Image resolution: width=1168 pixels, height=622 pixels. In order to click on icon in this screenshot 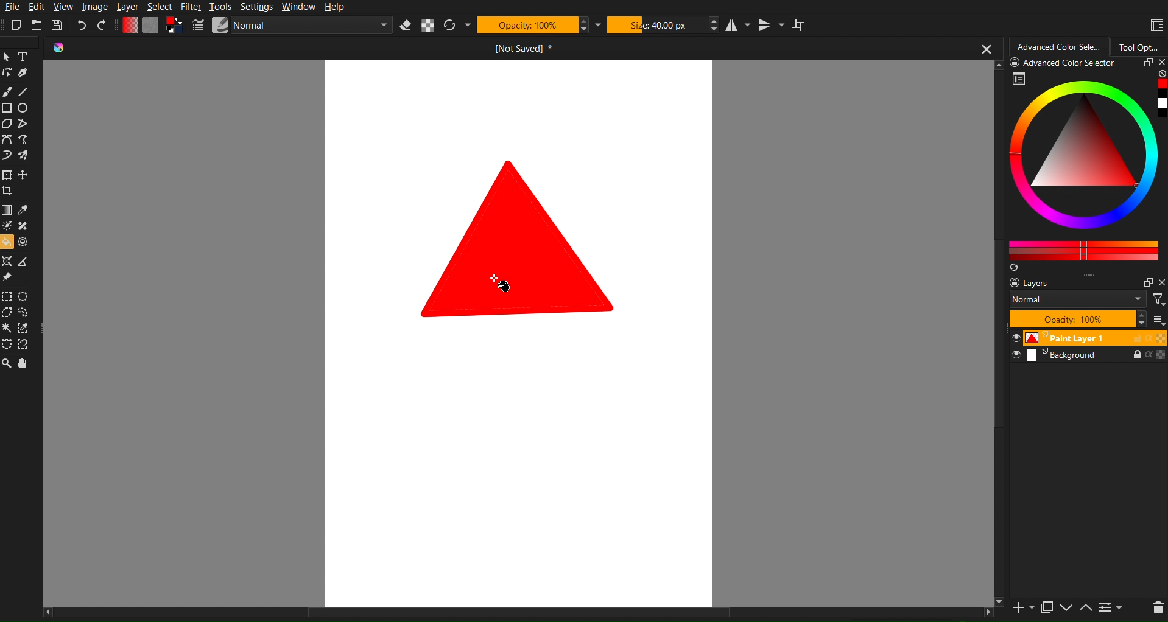, I will do `click(64, 49)`.